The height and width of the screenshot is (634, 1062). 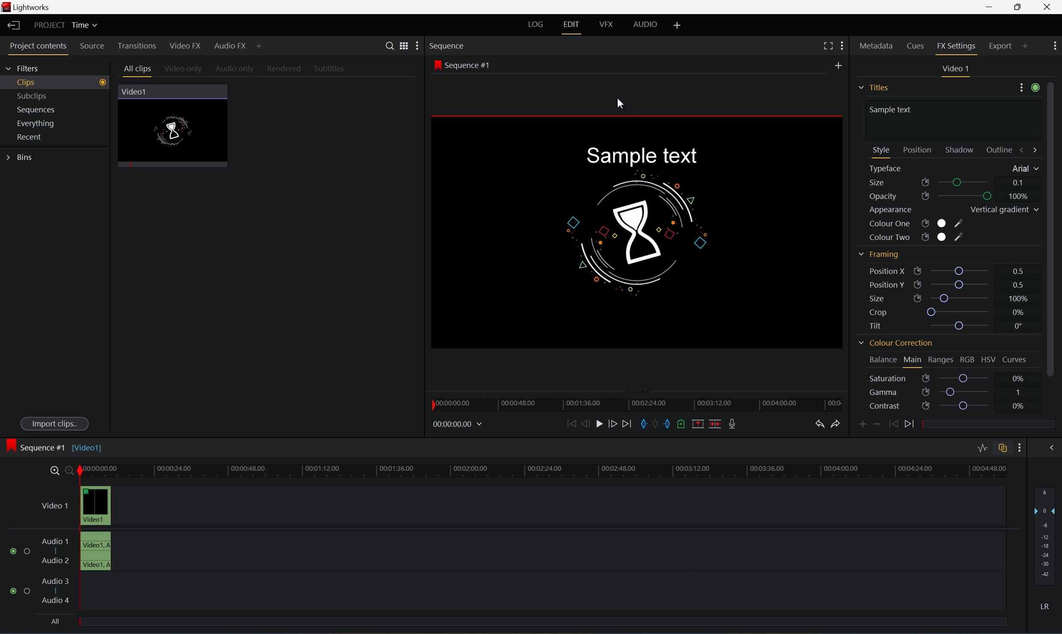 I want to click on clear all marks, so click(x=658, y=423).